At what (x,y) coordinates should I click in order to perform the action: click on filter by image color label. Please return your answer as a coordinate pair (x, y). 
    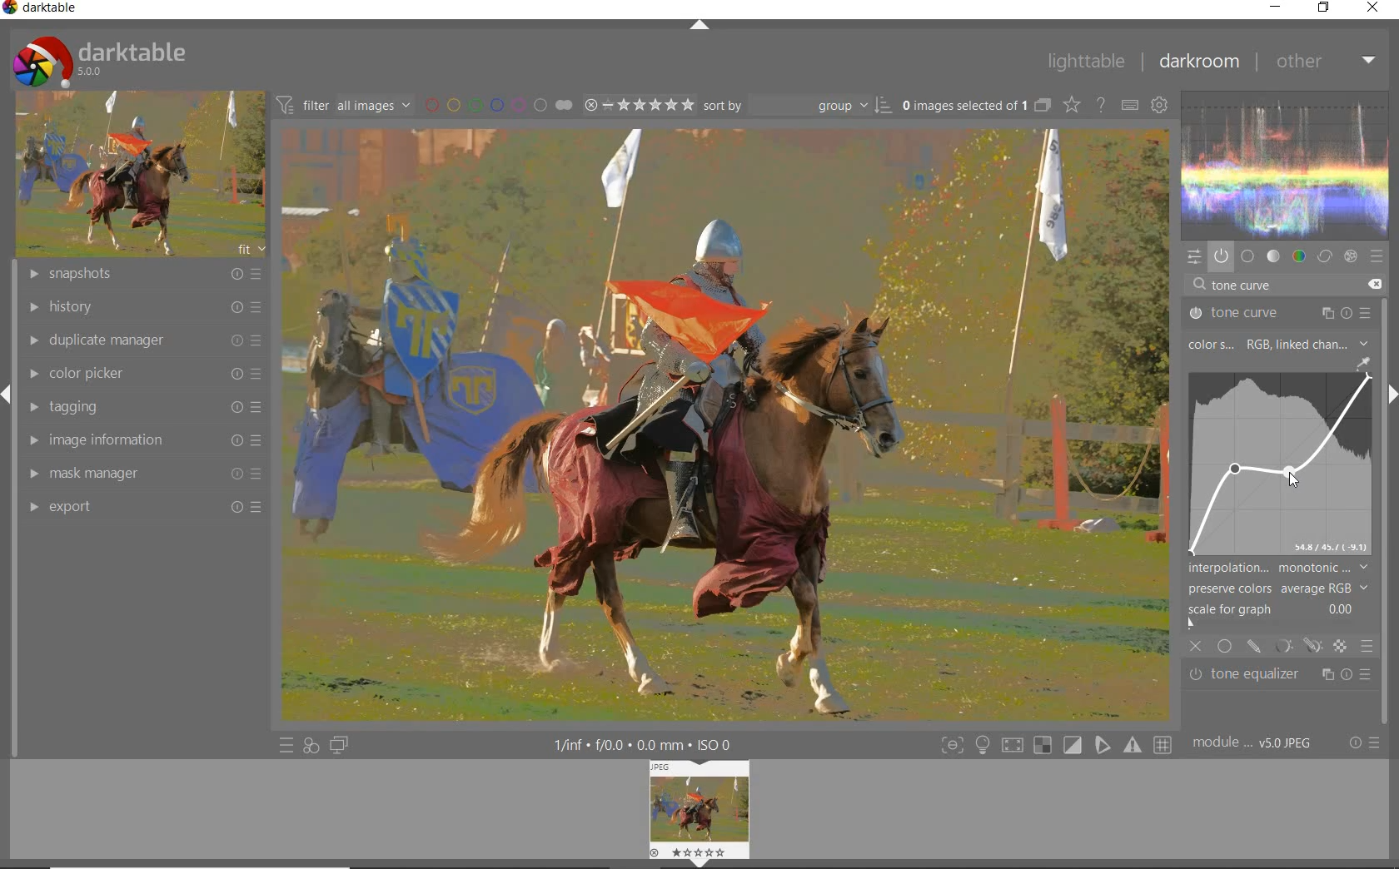
    Looking at the image, I should click on (496, 104).